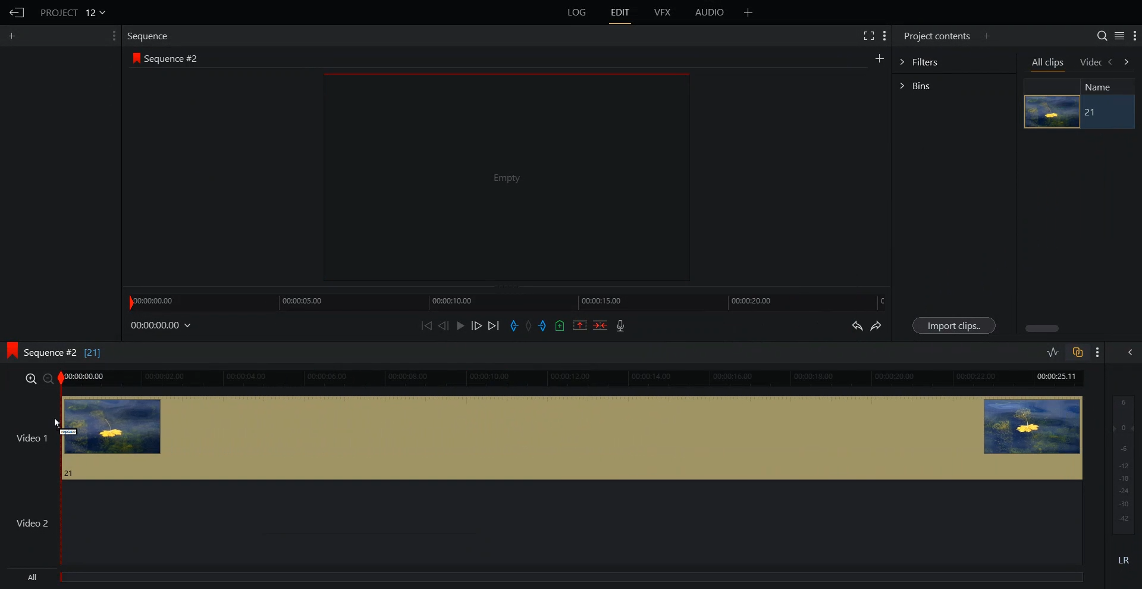  What do you see at coordinates (571, 437) in the screenshot?
I see `Video 1` at bounding box center [571, 437].